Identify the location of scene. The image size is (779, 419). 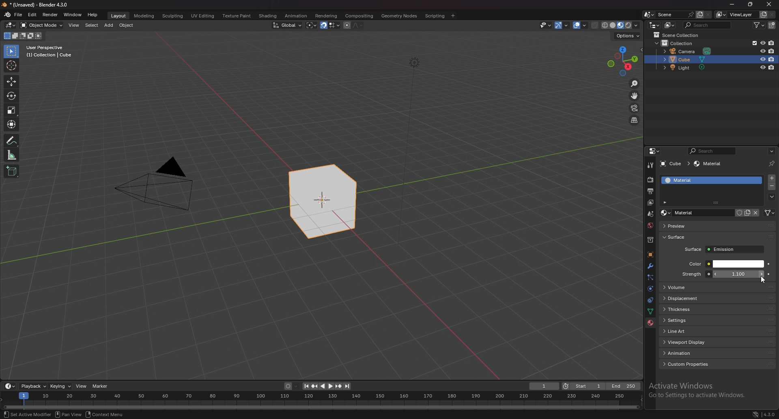
(674, 14).